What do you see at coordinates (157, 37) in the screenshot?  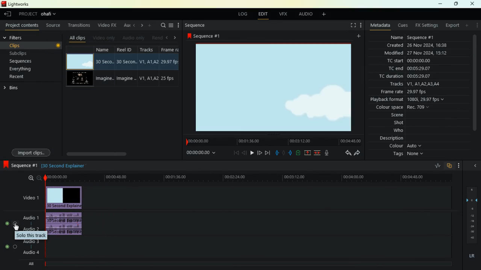 I see `rend` at bounding box center [157, 37].